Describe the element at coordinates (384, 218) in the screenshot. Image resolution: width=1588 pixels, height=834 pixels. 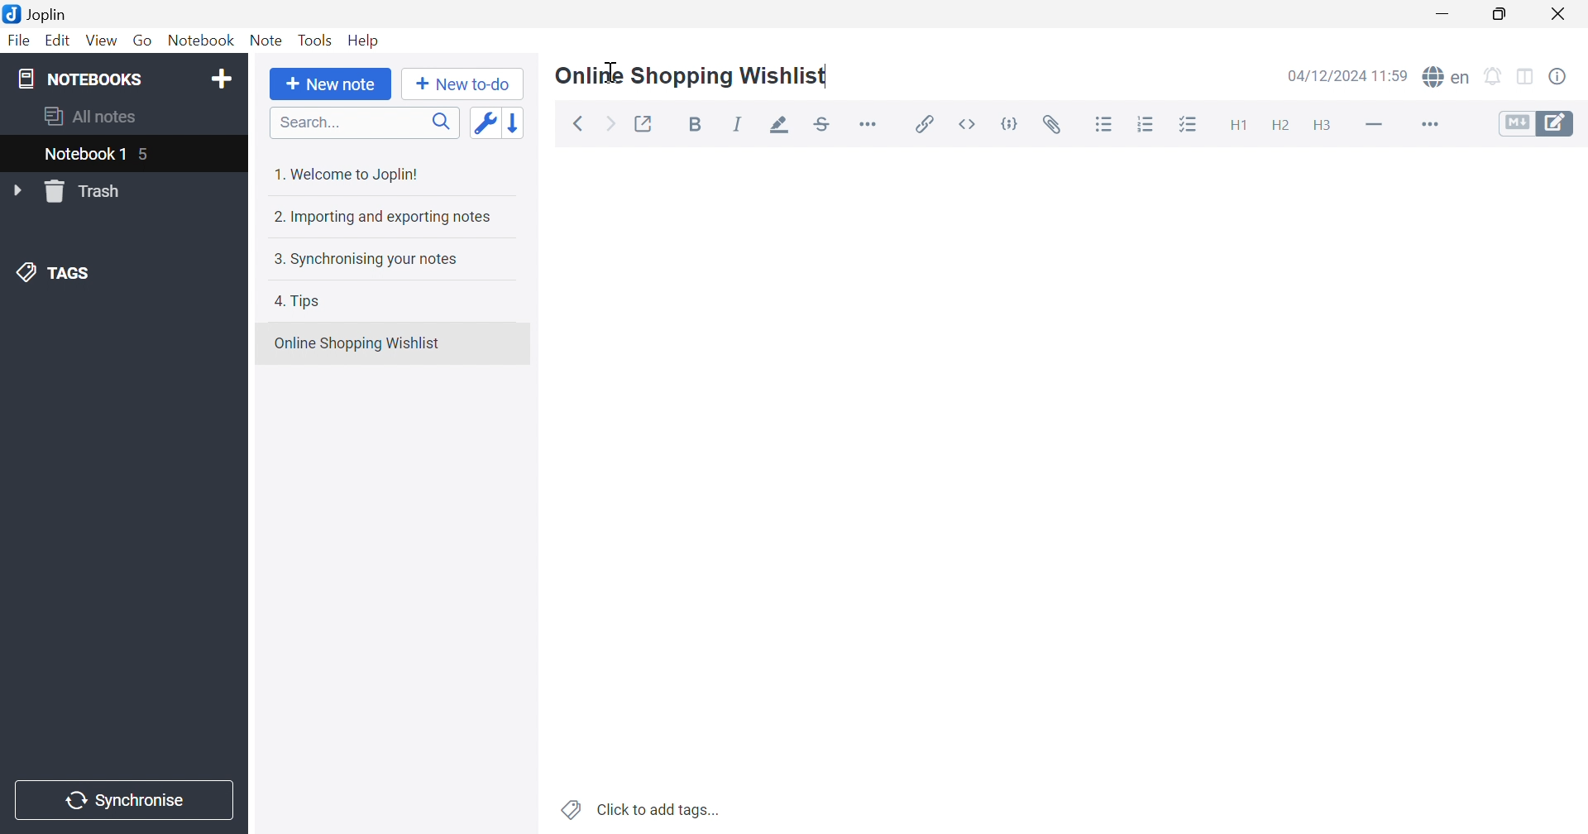
I see `2. Importing and exporting notes` at that location.